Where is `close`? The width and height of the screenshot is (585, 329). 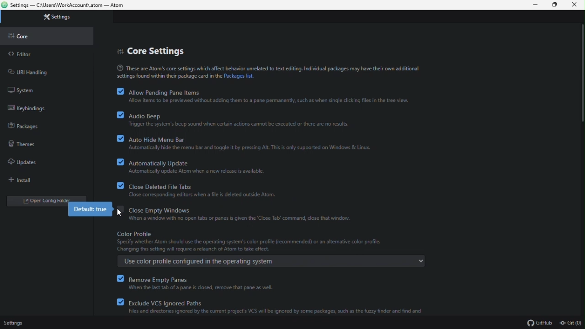 close is located at coordinates (577, 5).